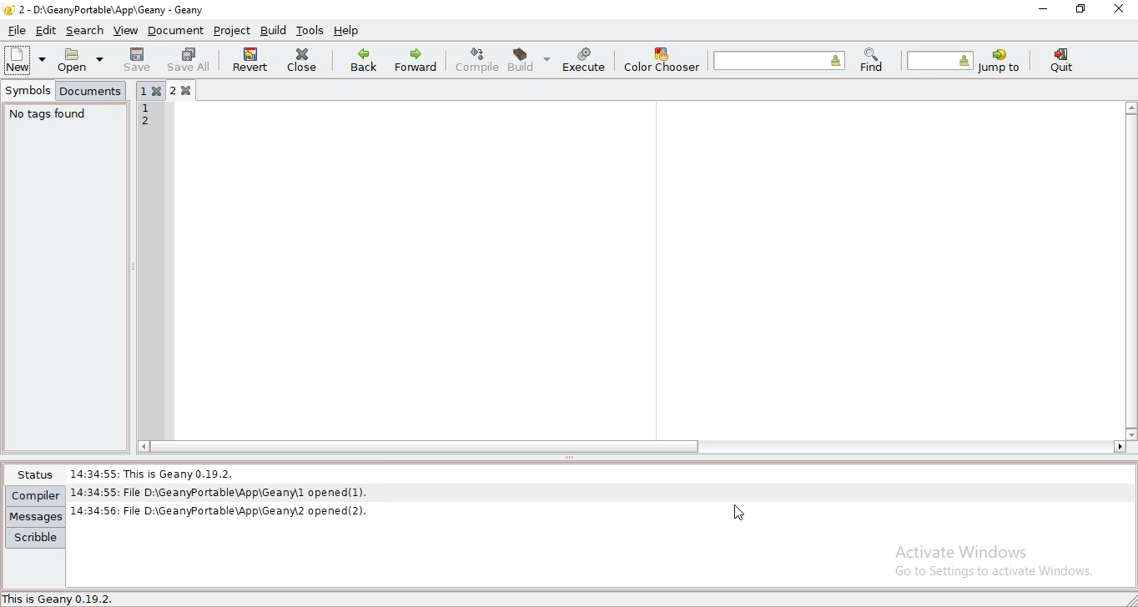 The image size is (1138, 607). Describe the element at coordinates (275, 31) in the screenshot. I see `build` at that location.